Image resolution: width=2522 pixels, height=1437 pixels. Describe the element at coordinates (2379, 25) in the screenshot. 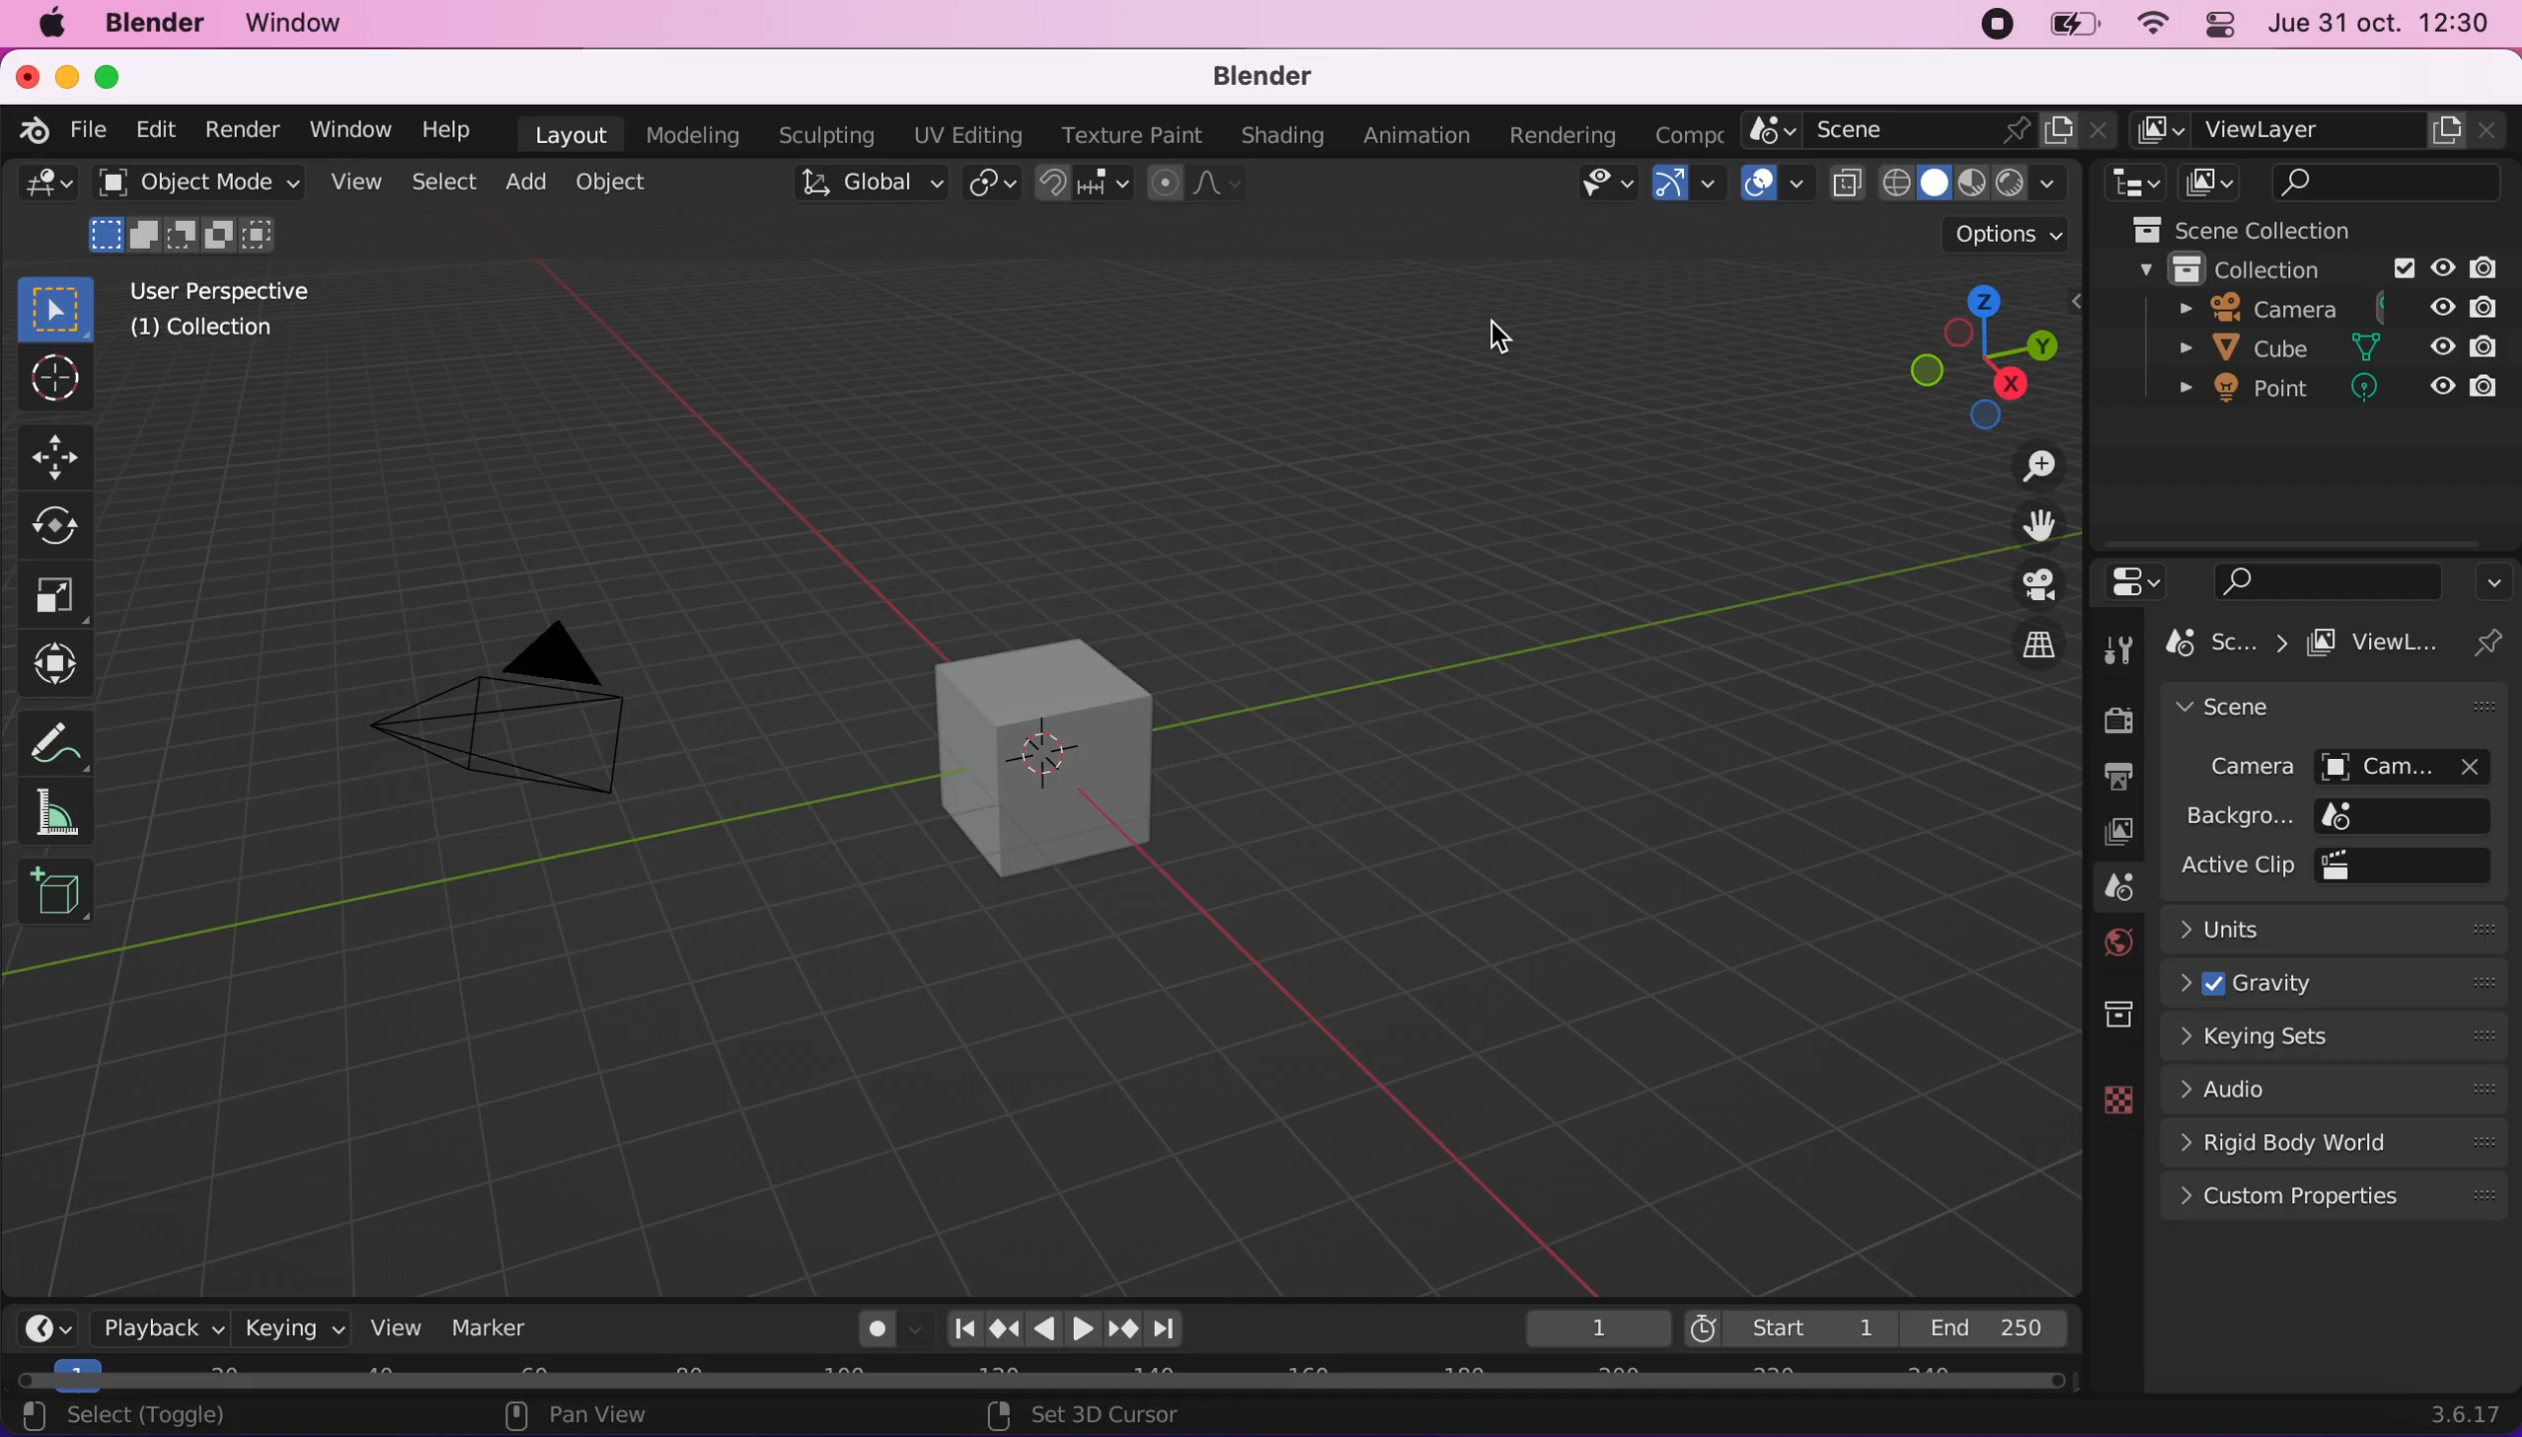

I see `jue 31 oct 12:30` at that location.